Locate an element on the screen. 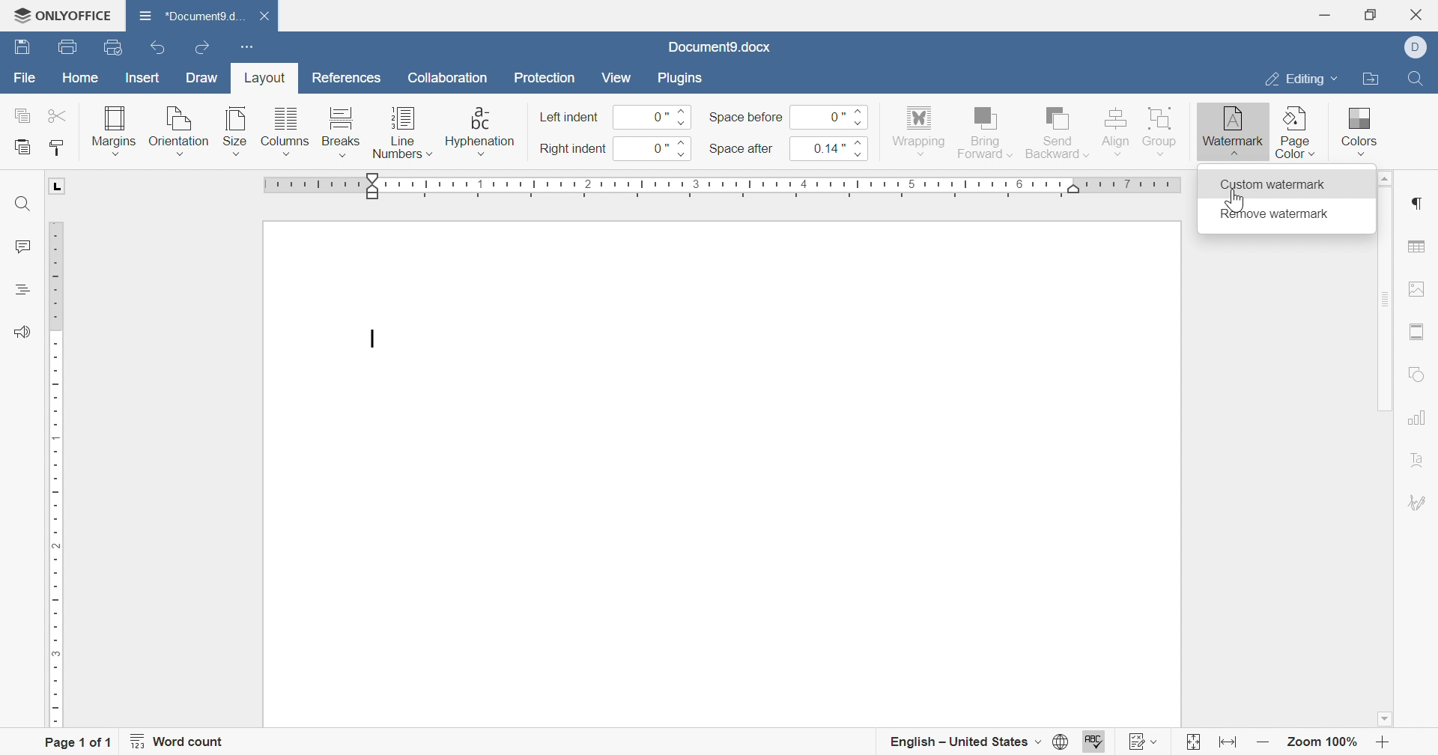 Image resolution: width=1438 pixels, height=755 pixels. L is located at coordinates (59, 186).